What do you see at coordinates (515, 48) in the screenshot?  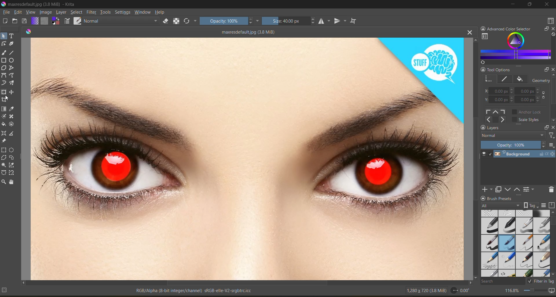 I see `advanced color selector` at bounding box center [515, 48].